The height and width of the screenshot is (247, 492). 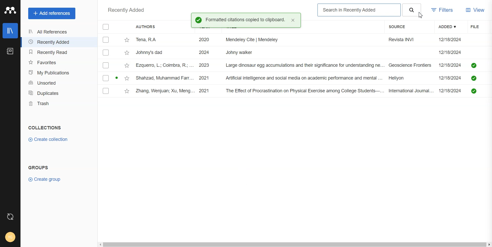 What do you see at coordinates (281, 41) in the screenshot?
I see `Tena, RA 2020 i. Mendeley Cite | Mendeley Revista INVI` at bounding box center [281, 41].